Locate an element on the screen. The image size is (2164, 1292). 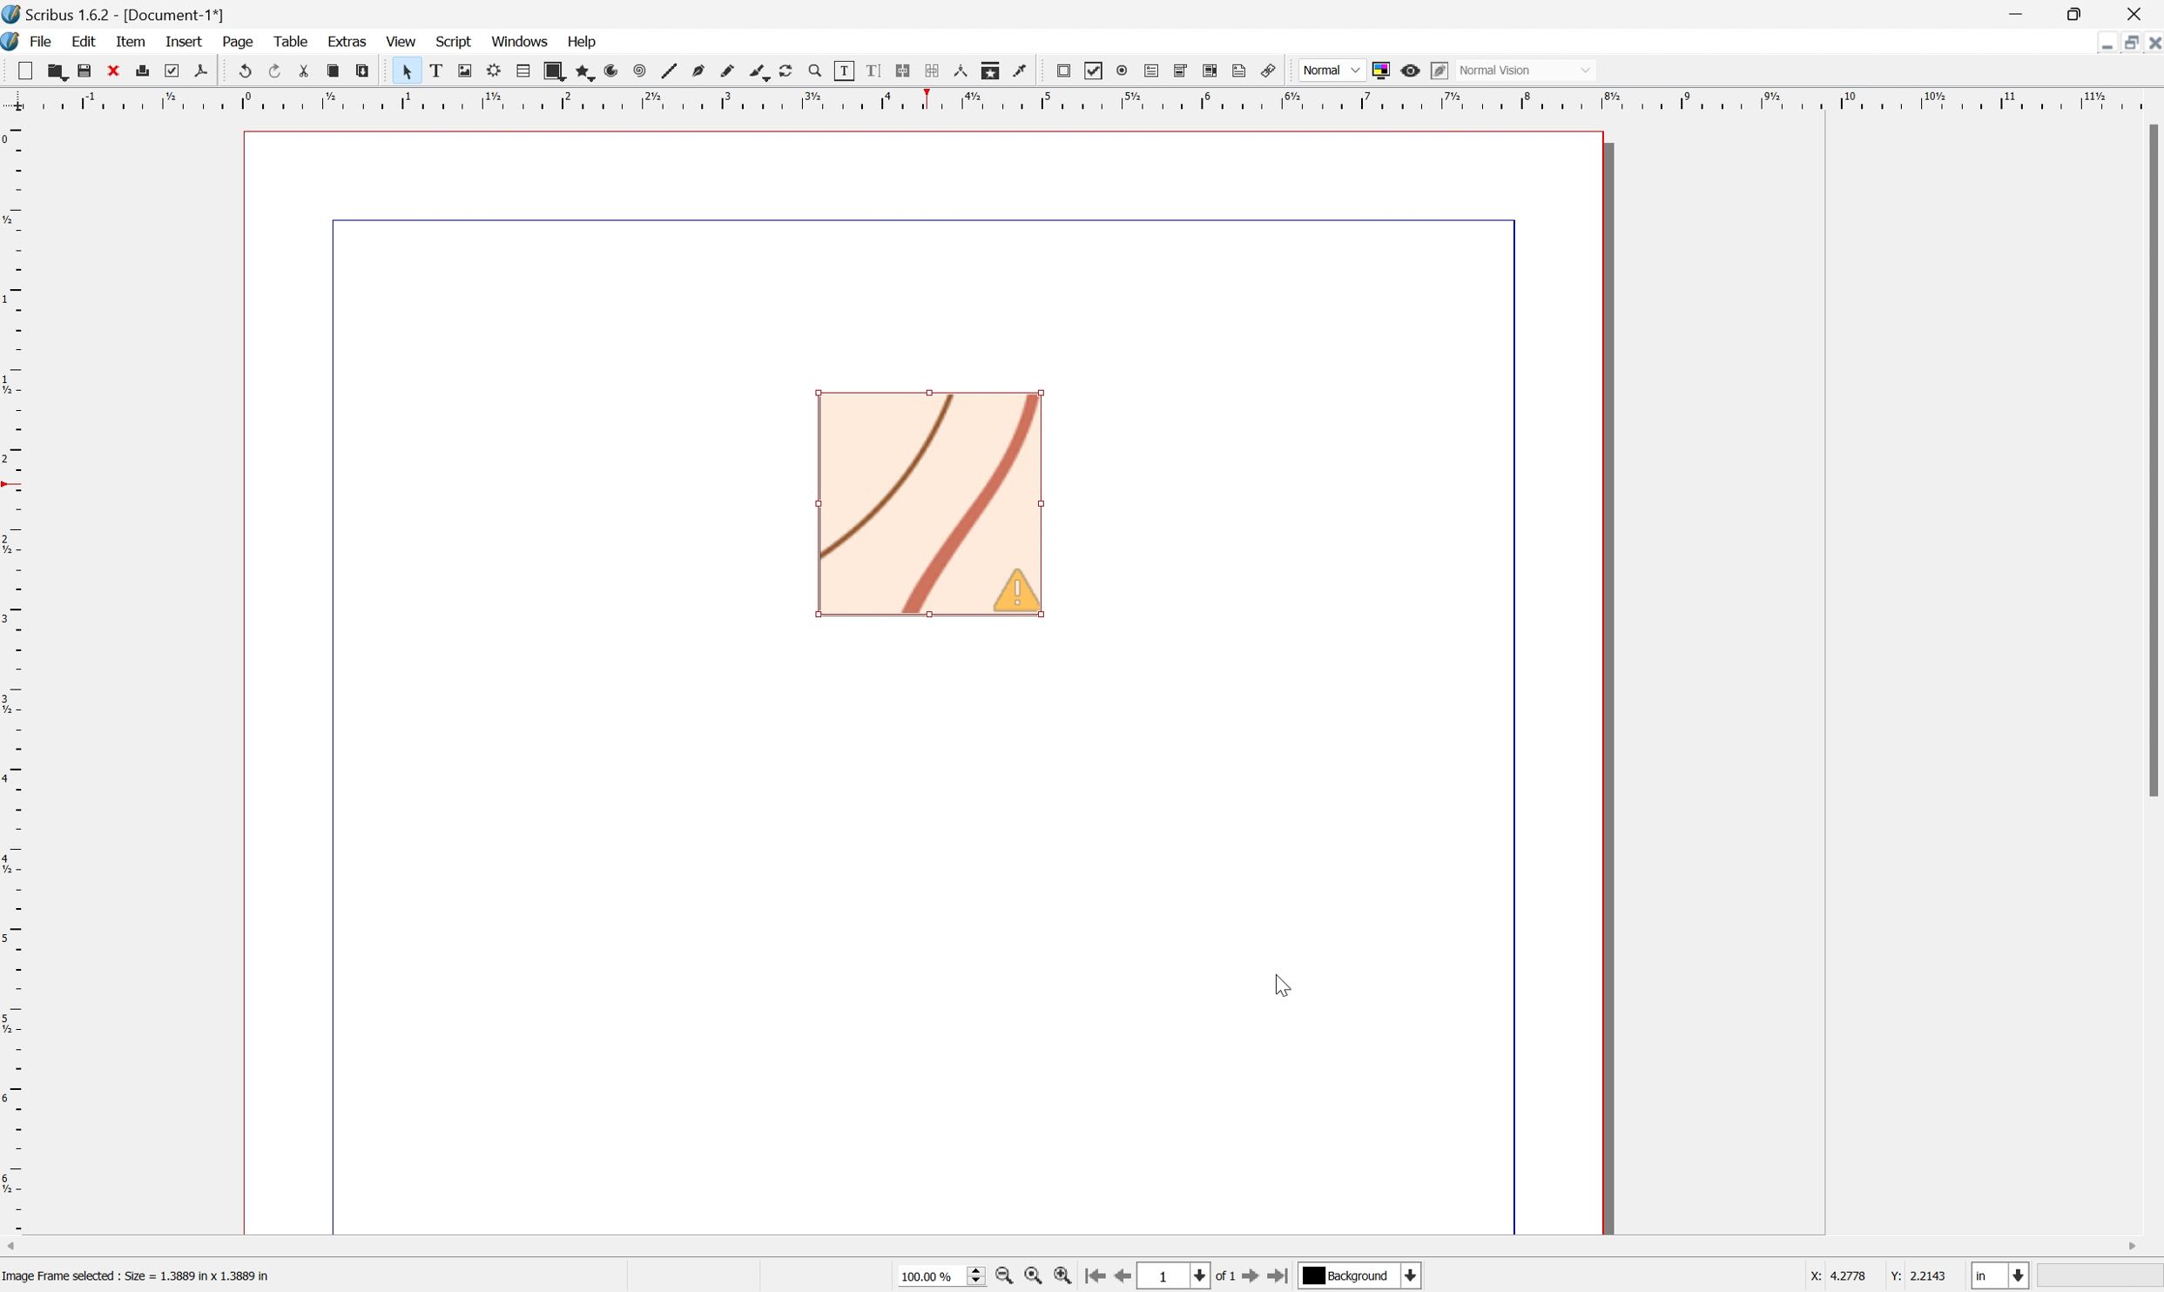
Item is located at coordinates (131, 40).